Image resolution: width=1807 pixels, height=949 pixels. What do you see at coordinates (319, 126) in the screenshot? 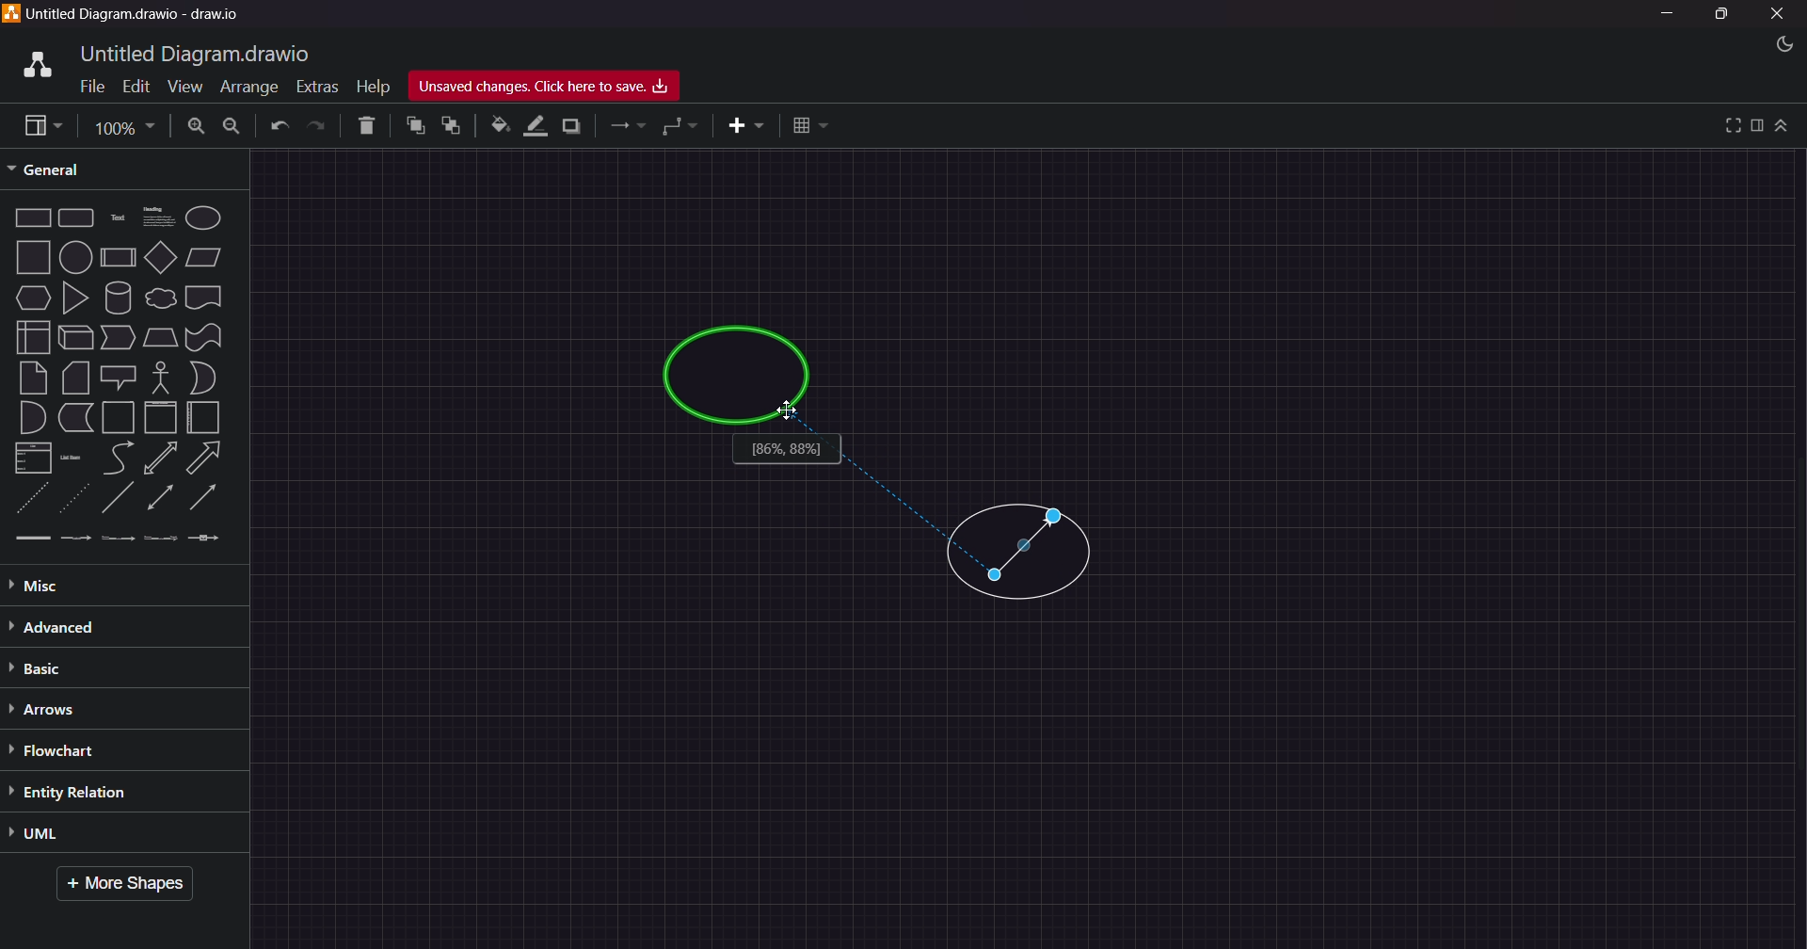
I see `Redo` at bounding box center [319, 126].